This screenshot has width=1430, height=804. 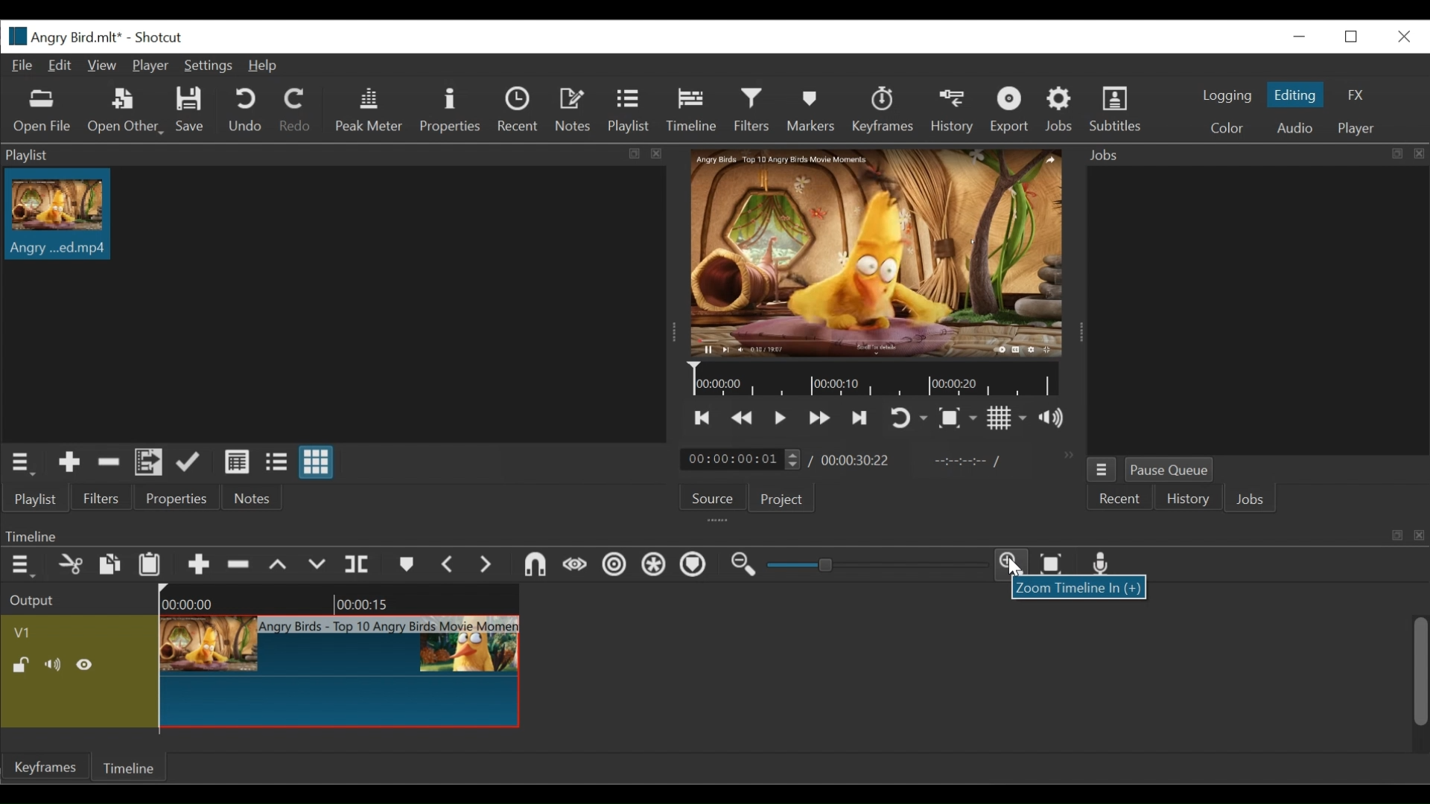 What do you see at coordinates (855, 460) in the screenshot?
I see `Total duration` at bounding box center [855, 460].